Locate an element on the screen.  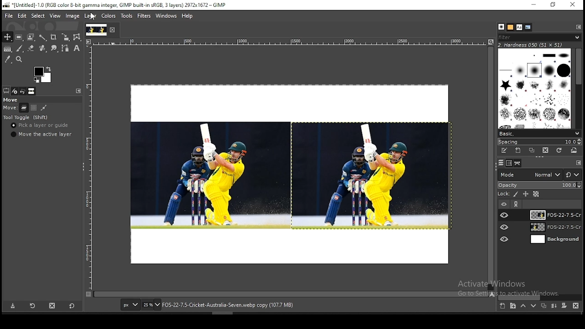
zoom tool is located at coordinates (20, 59).